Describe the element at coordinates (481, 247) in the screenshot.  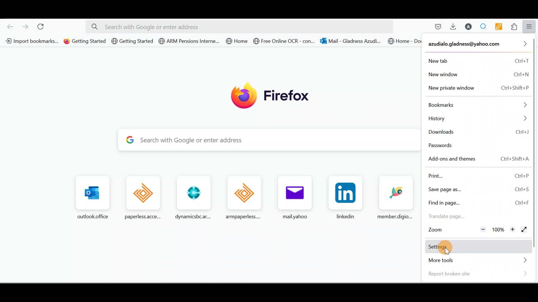
I see `Settings` at that location.